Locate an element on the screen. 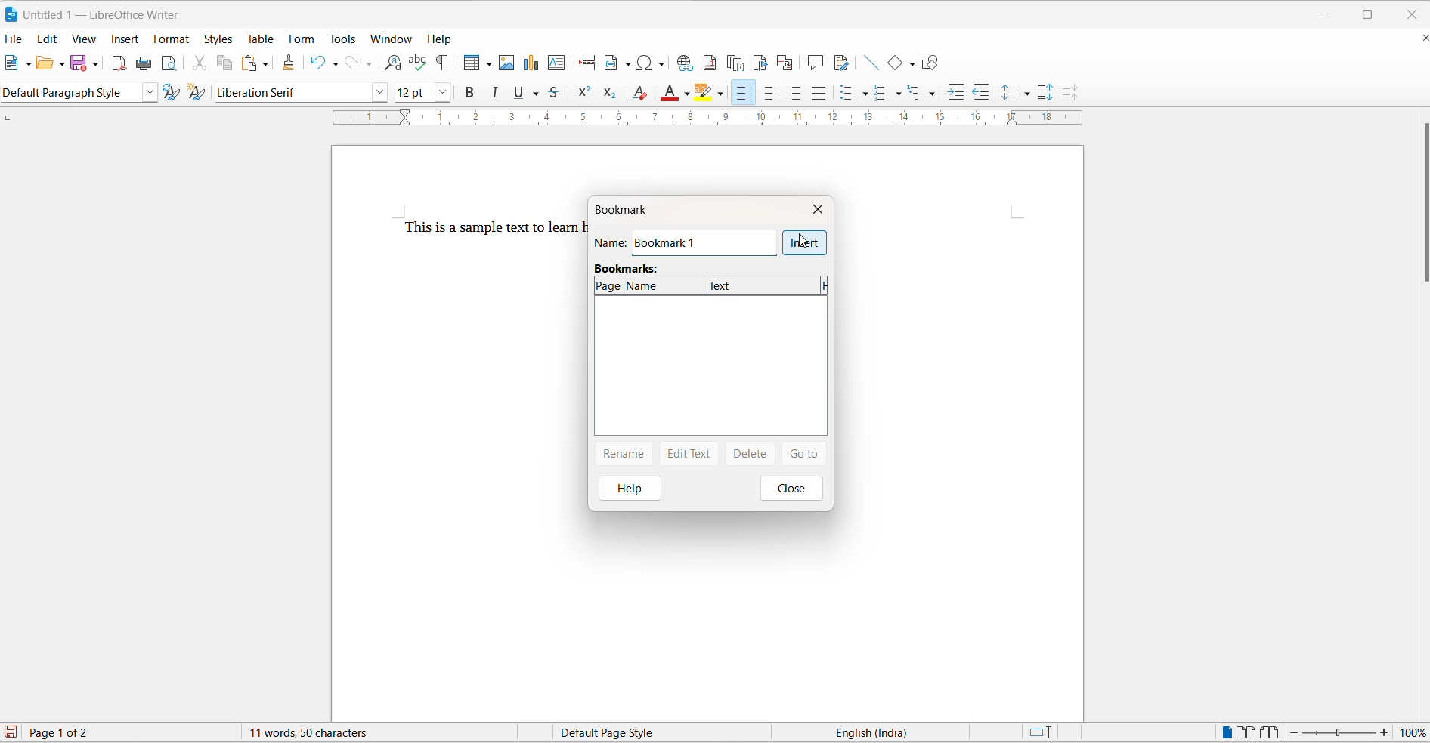  dialog box title is located at coordinates (636, 210).